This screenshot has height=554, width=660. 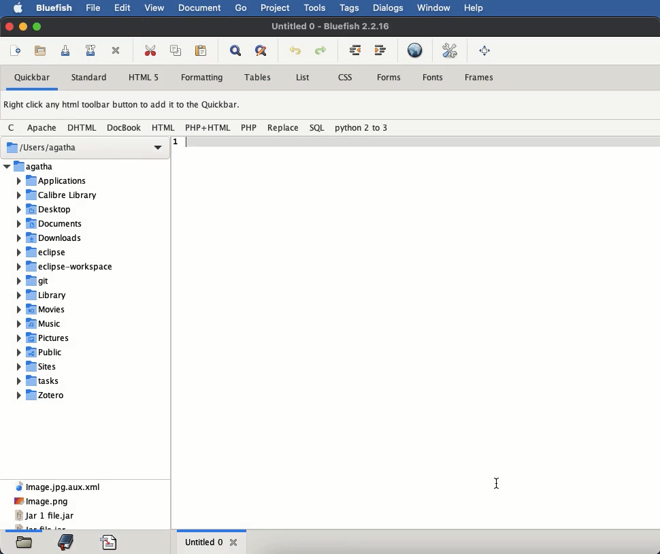 I want to click on fonts, so click(x=434, y=78).